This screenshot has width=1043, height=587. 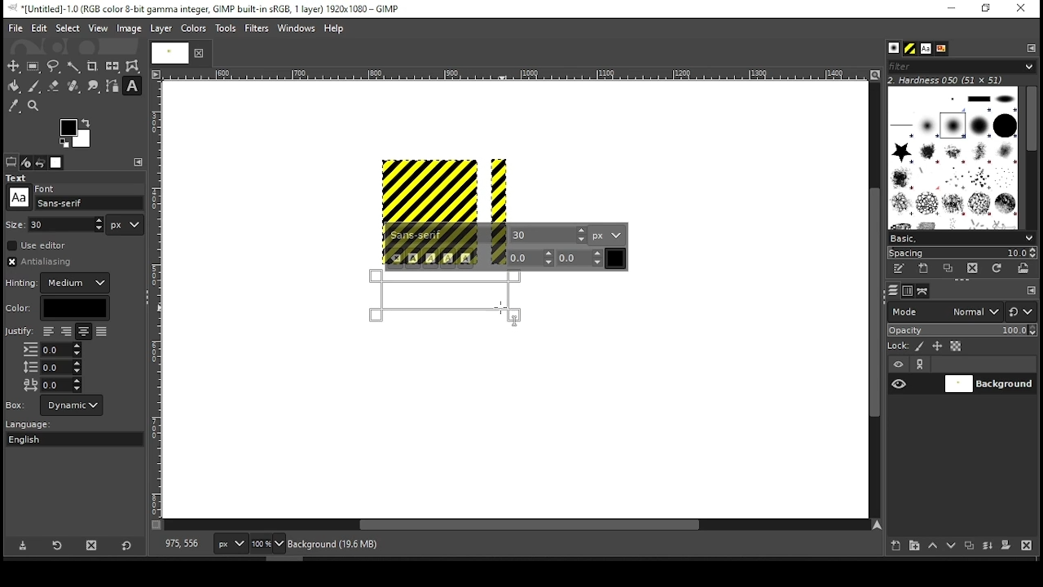 I want to click on scroll bar, so click(x=873, y=299).